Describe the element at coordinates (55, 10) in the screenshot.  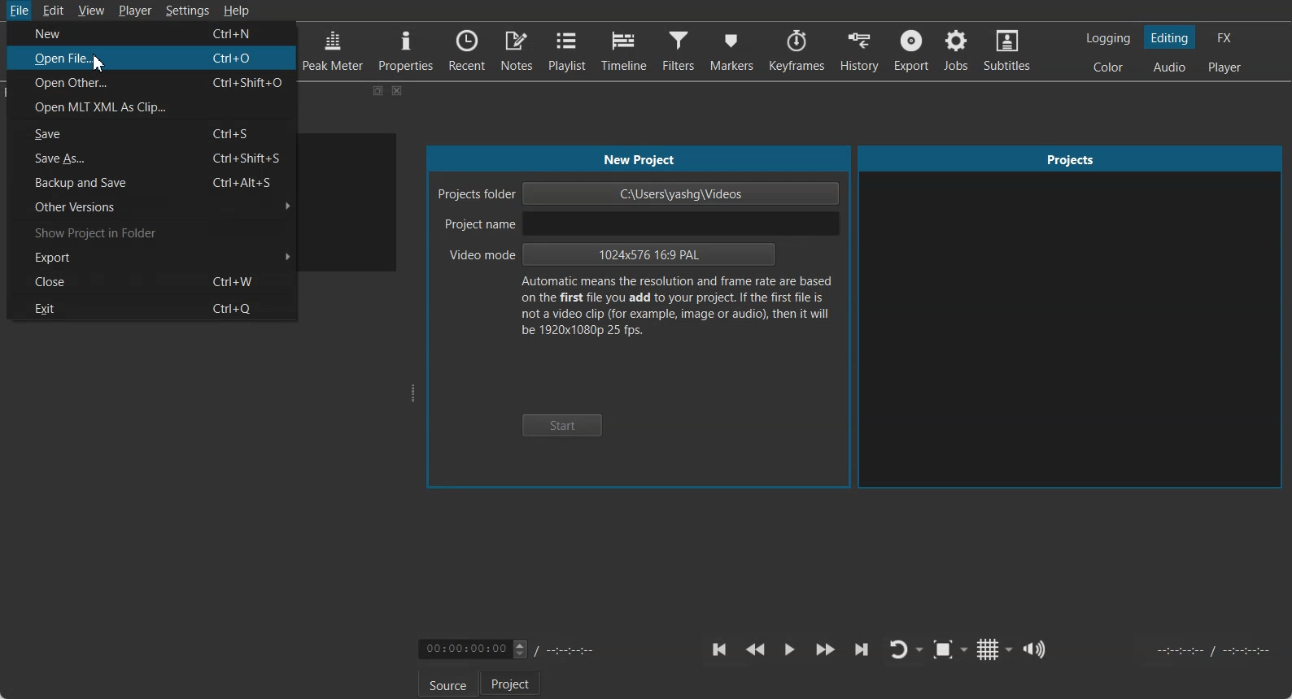
I see `Edit` at that location.